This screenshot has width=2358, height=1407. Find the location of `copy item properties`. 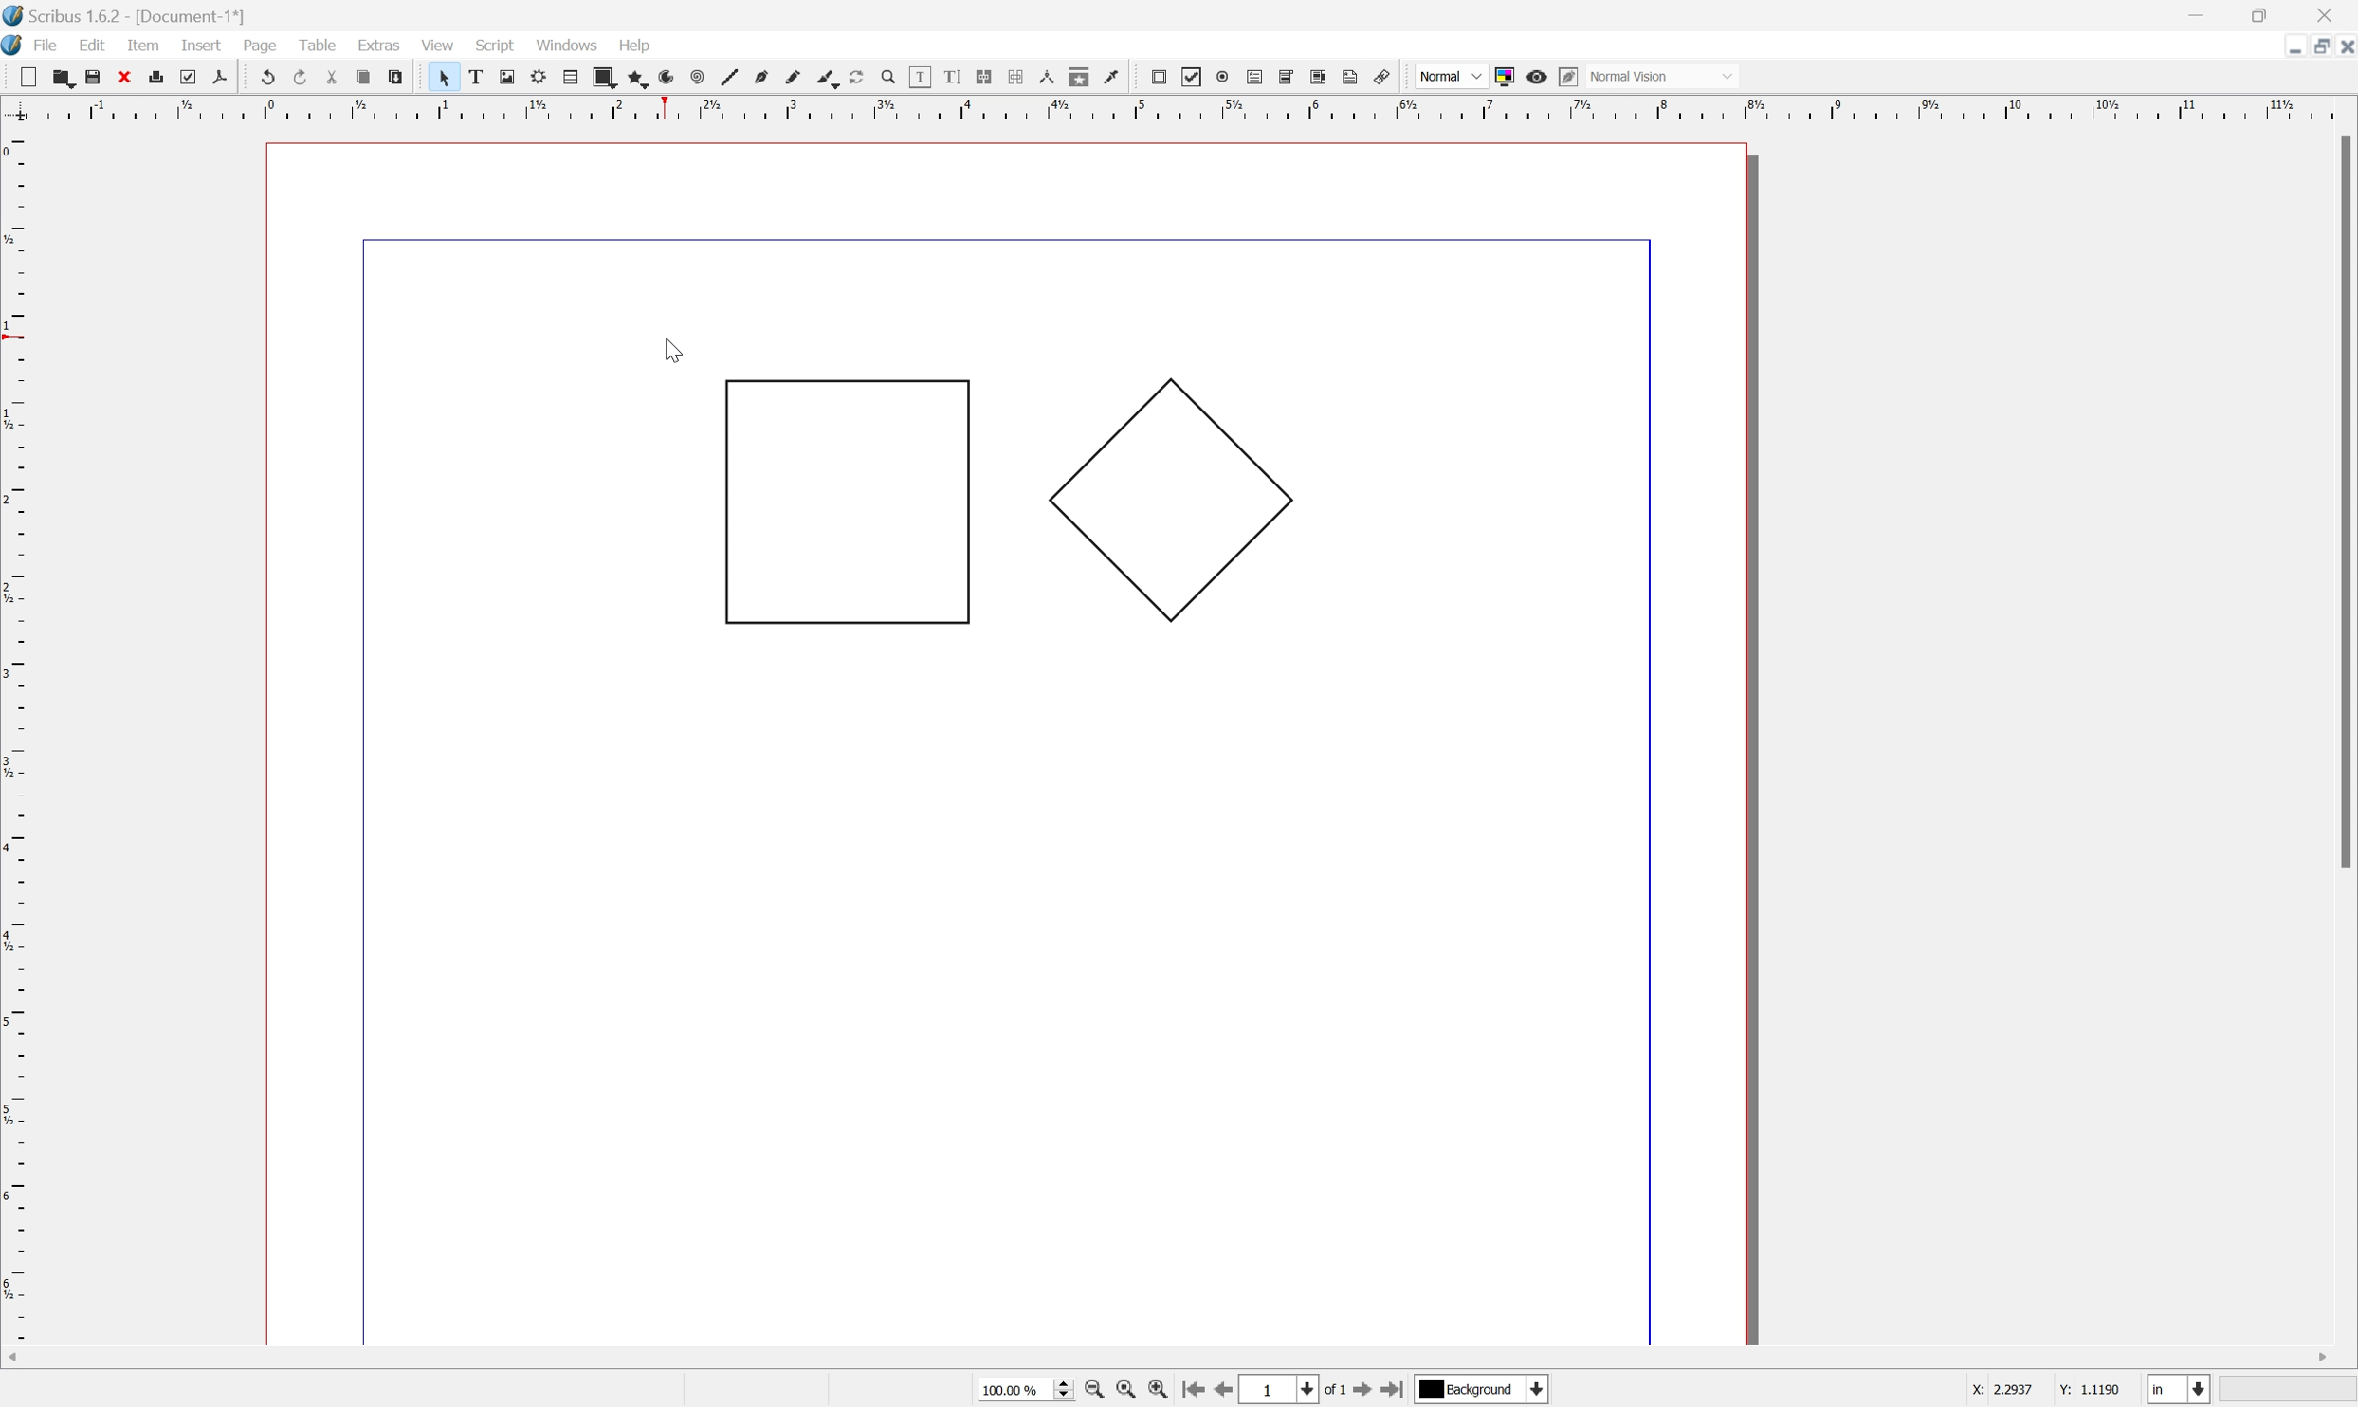

copy item properties is located at coordinates (1077, 74).